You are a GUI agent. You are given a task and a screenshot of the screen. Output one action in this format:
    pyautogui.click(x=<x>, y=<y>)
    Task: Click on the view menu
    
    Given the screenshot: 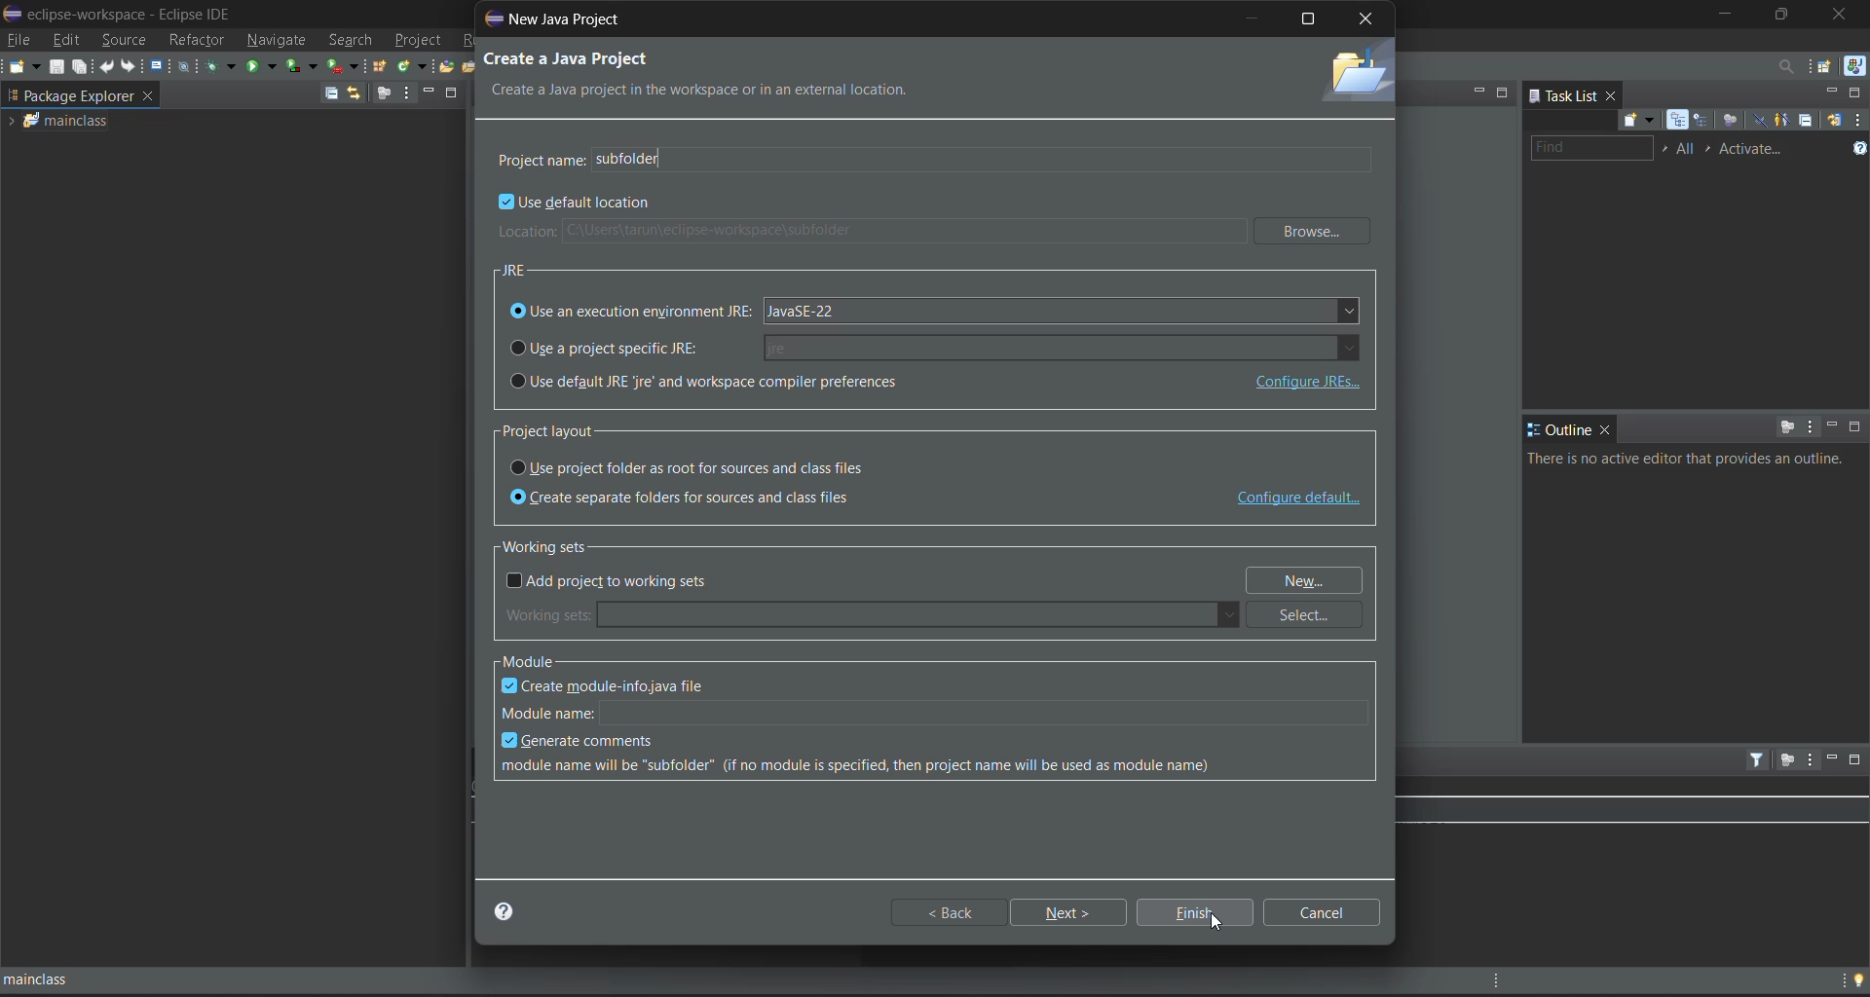 What is the action you would take?
    pyautogui.click(x=406, y=93)
    